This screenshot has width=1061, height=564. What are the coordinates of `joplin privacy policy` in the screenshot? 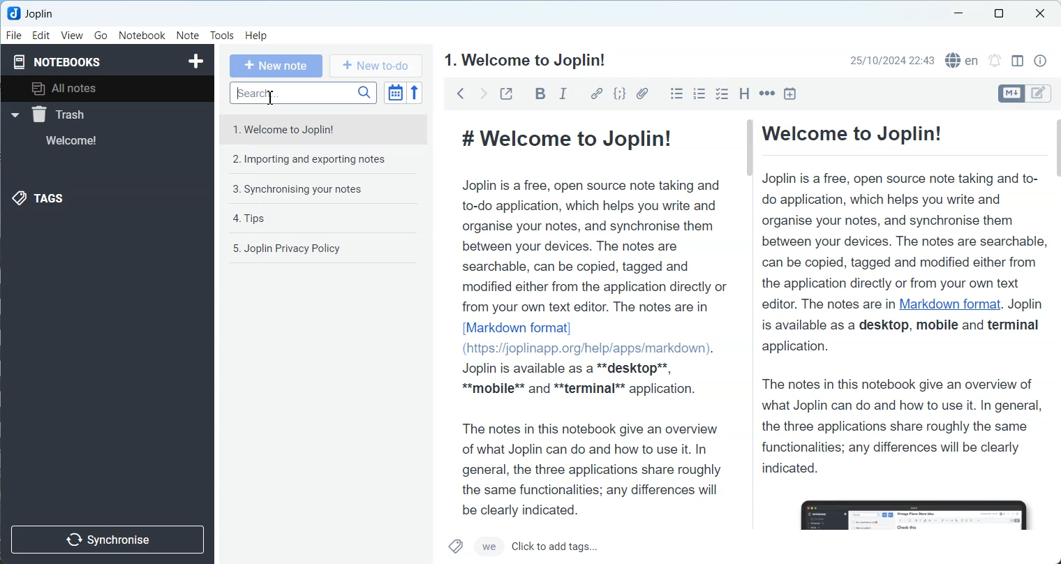 It's located at (327, 248).